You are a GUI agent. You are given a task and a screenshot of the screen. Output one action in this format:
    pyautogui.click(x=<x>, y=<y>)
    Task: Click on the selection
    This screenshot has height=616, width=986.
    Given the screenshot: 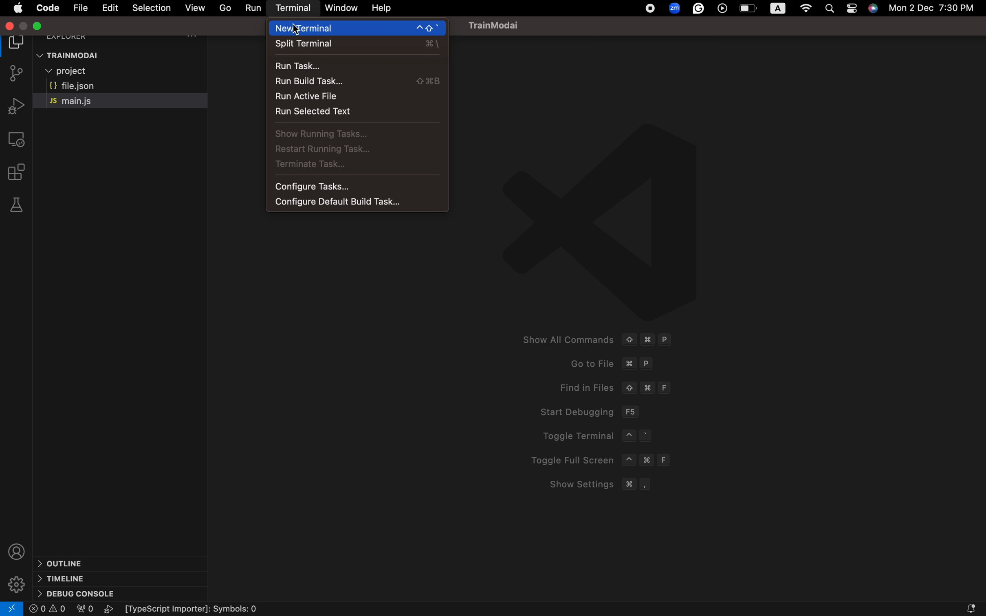 What is the action you would take?
    pyautogui.click(x=151, y=7)
    